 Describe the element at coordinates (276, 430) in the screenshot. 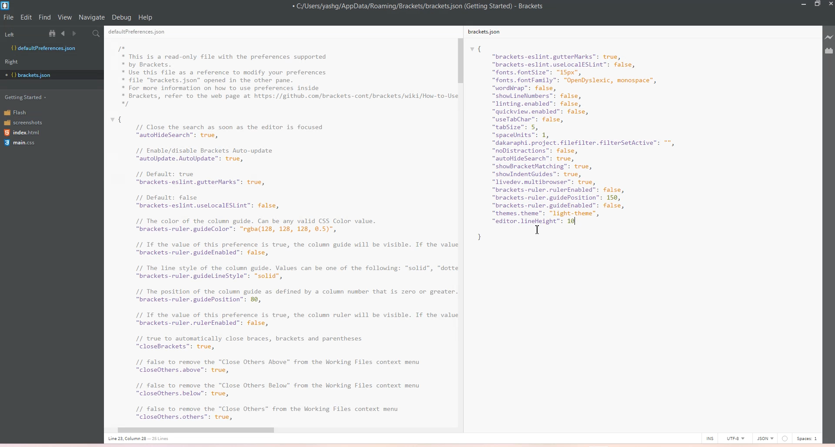

I see `Horizontal scroll bar` at that location.